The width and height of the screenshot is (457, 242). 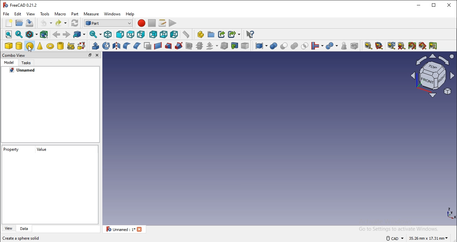 What do you see at coordinates (75, 23) in the screenshot?
I see `refresh` at bounding box center [75, 23].